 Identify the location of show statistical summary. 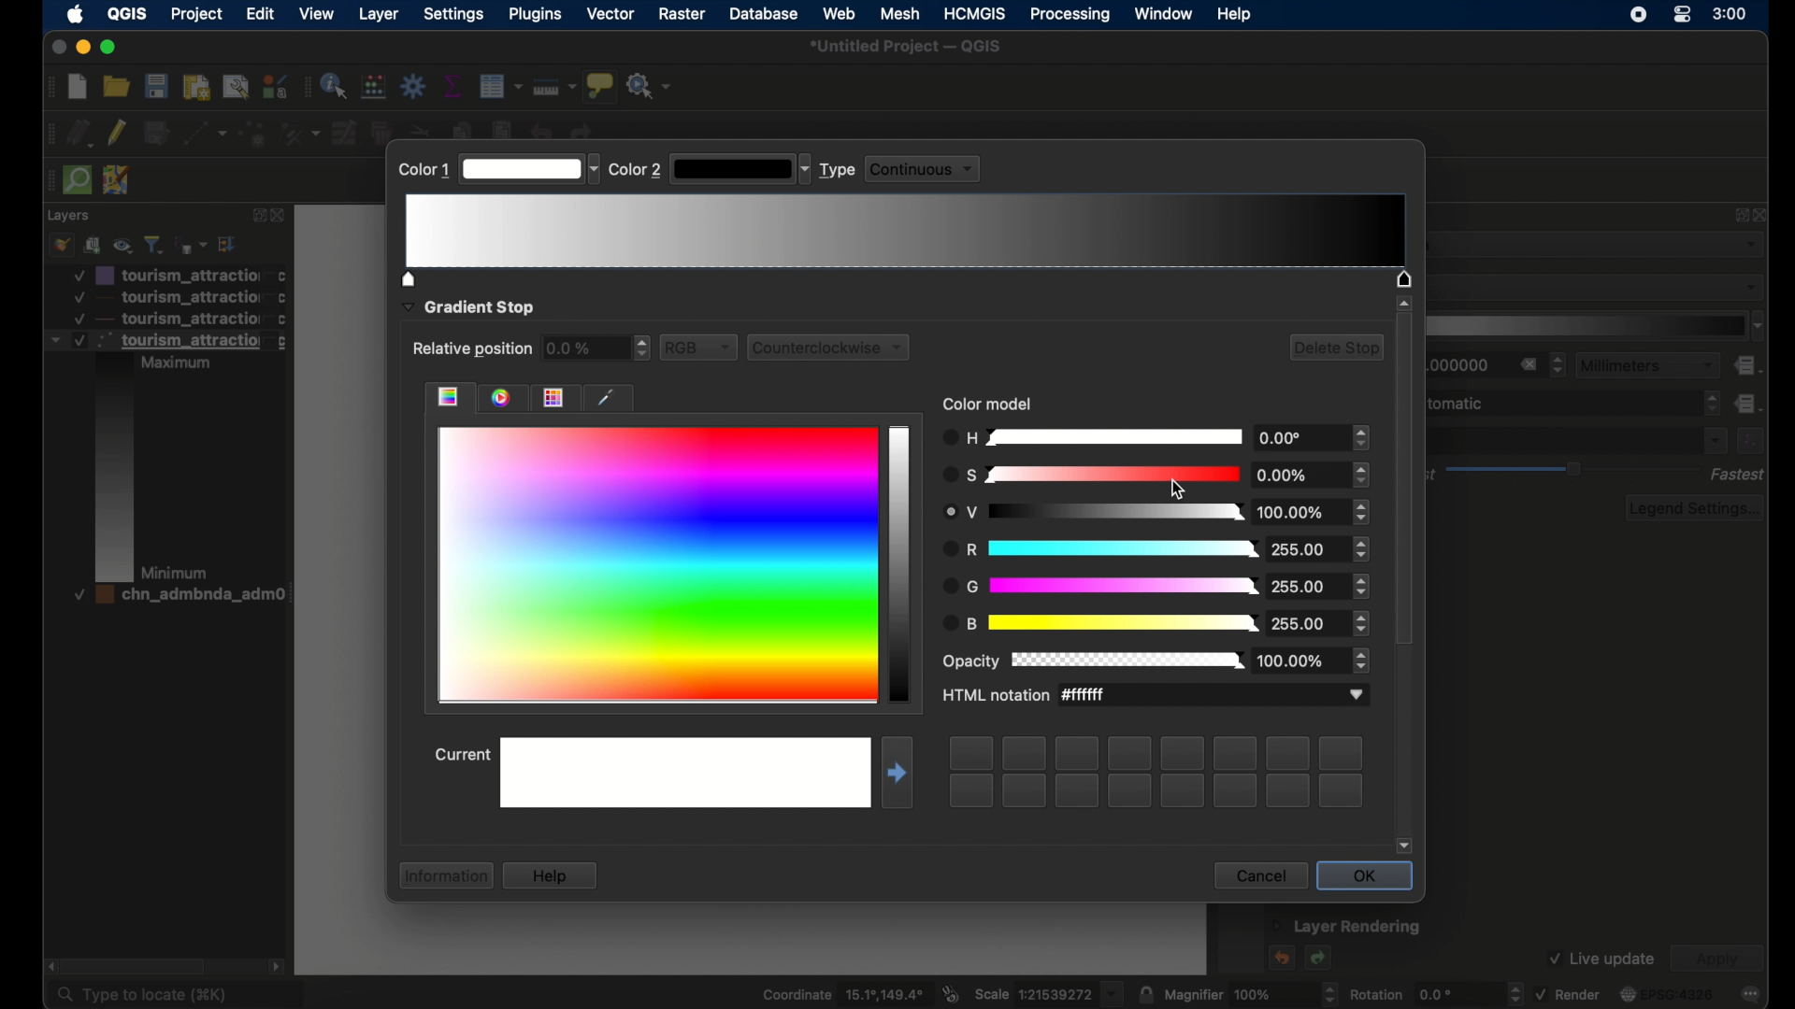
(453, 85).